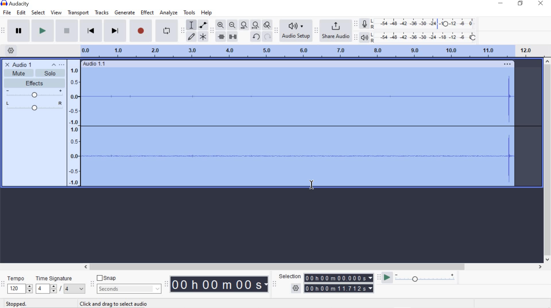 This screenshot has width=551, height=308. Describe the element at coordinates (34, 94) in the screenshot. I see `Gain` at that location.